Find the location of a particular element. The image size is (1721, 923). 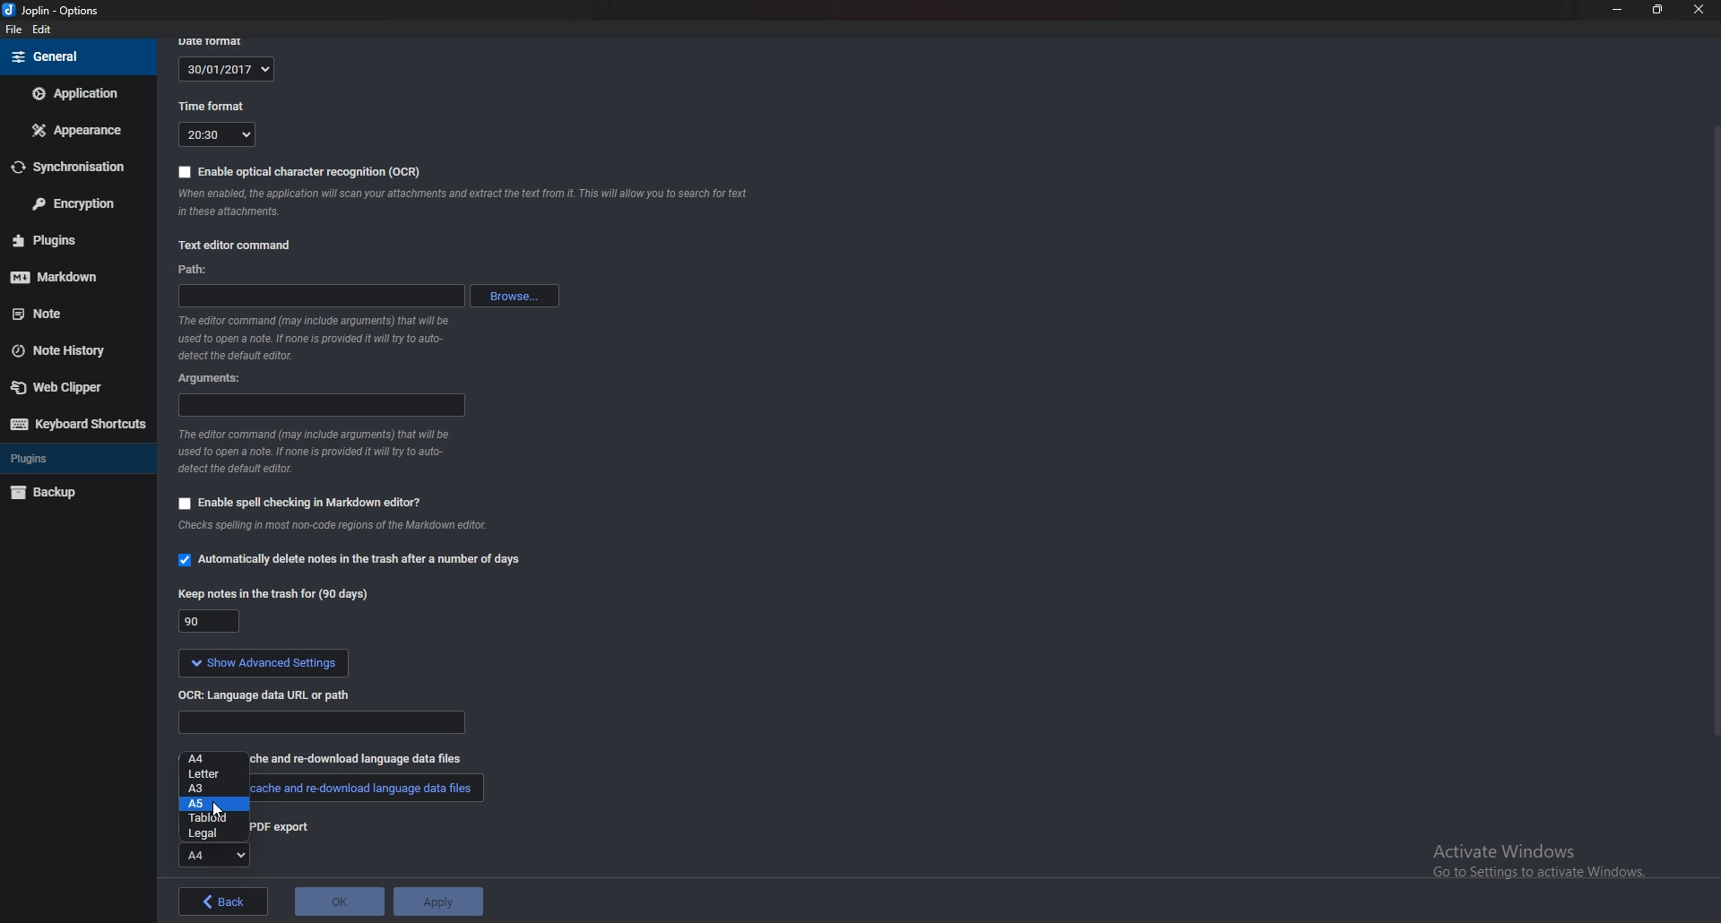

ocr info is located at coordinates (460, 201).